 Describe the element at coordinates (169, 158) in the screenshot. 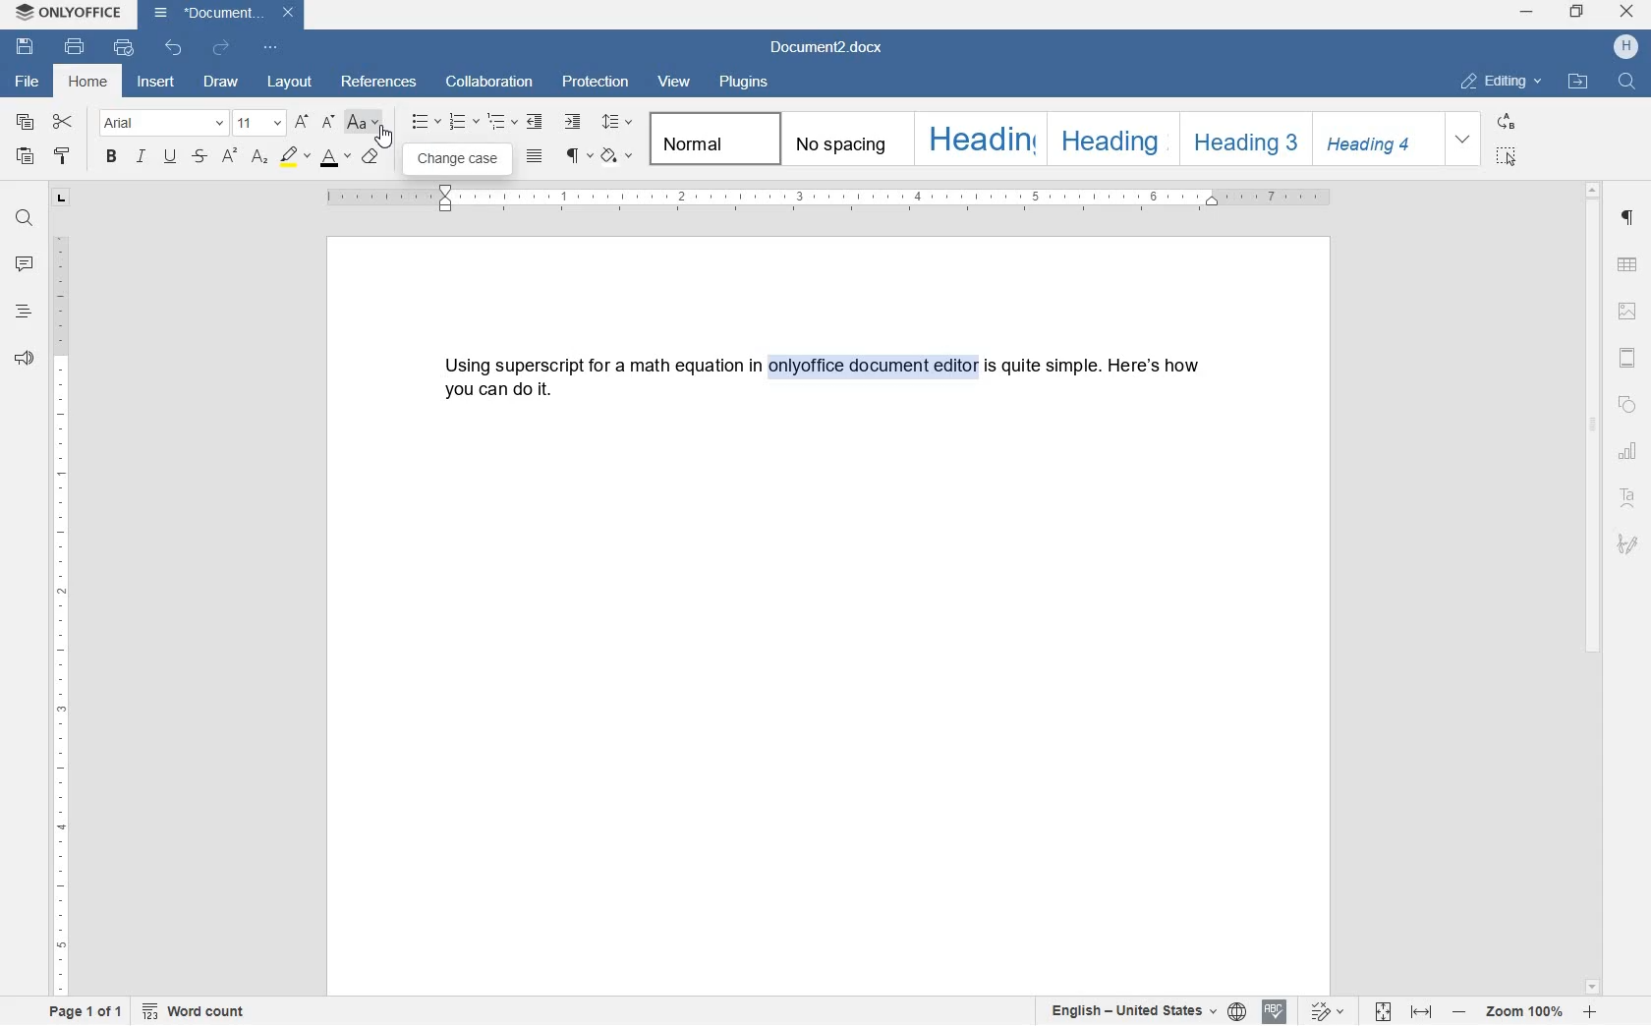

I see `underline` at that location.